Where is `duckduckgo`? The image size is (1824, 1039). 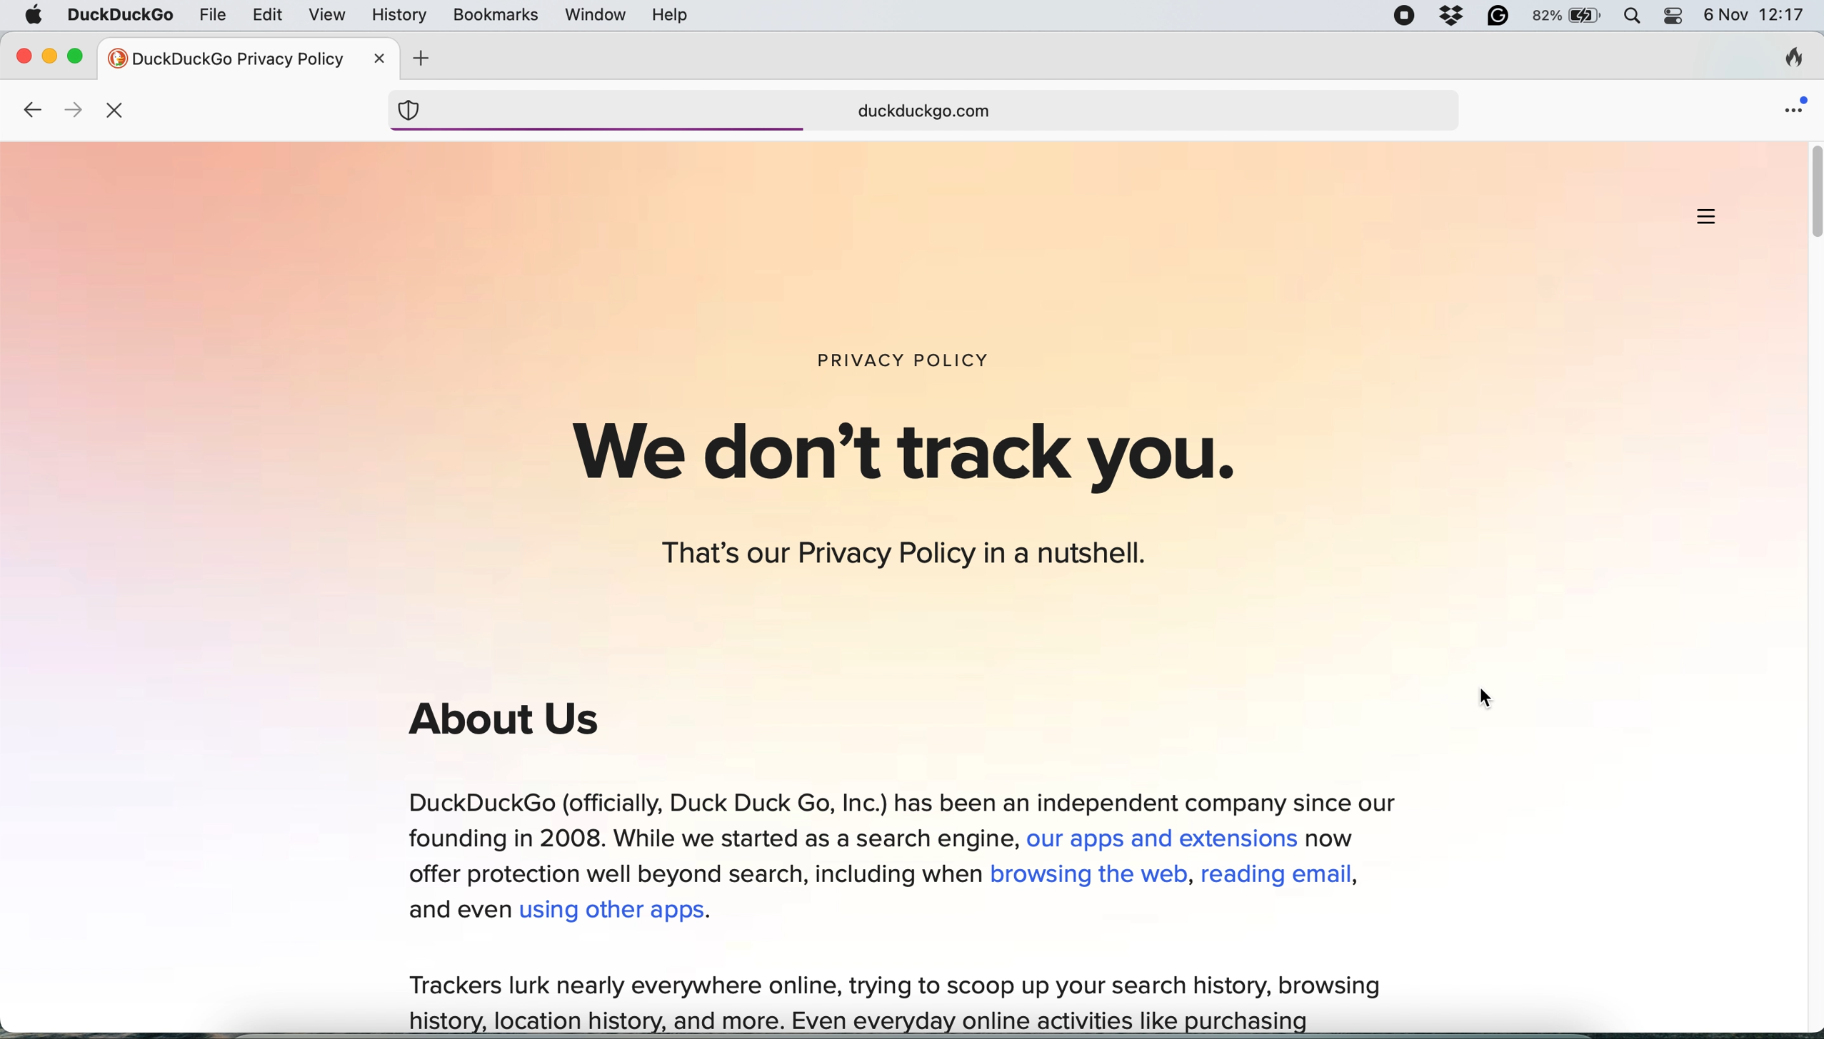
duckduckgo is located at coordinates (119, 16).